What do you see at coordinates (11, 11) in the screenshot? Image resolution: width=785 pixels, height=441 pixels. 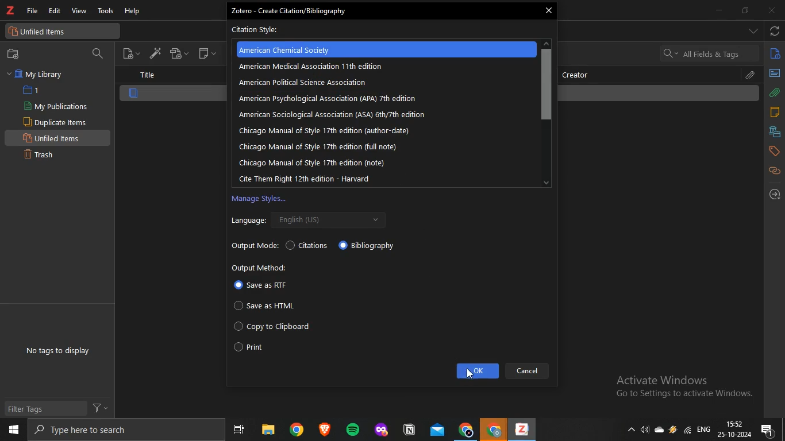 I see `zotero` at bounding box center [11, 11].